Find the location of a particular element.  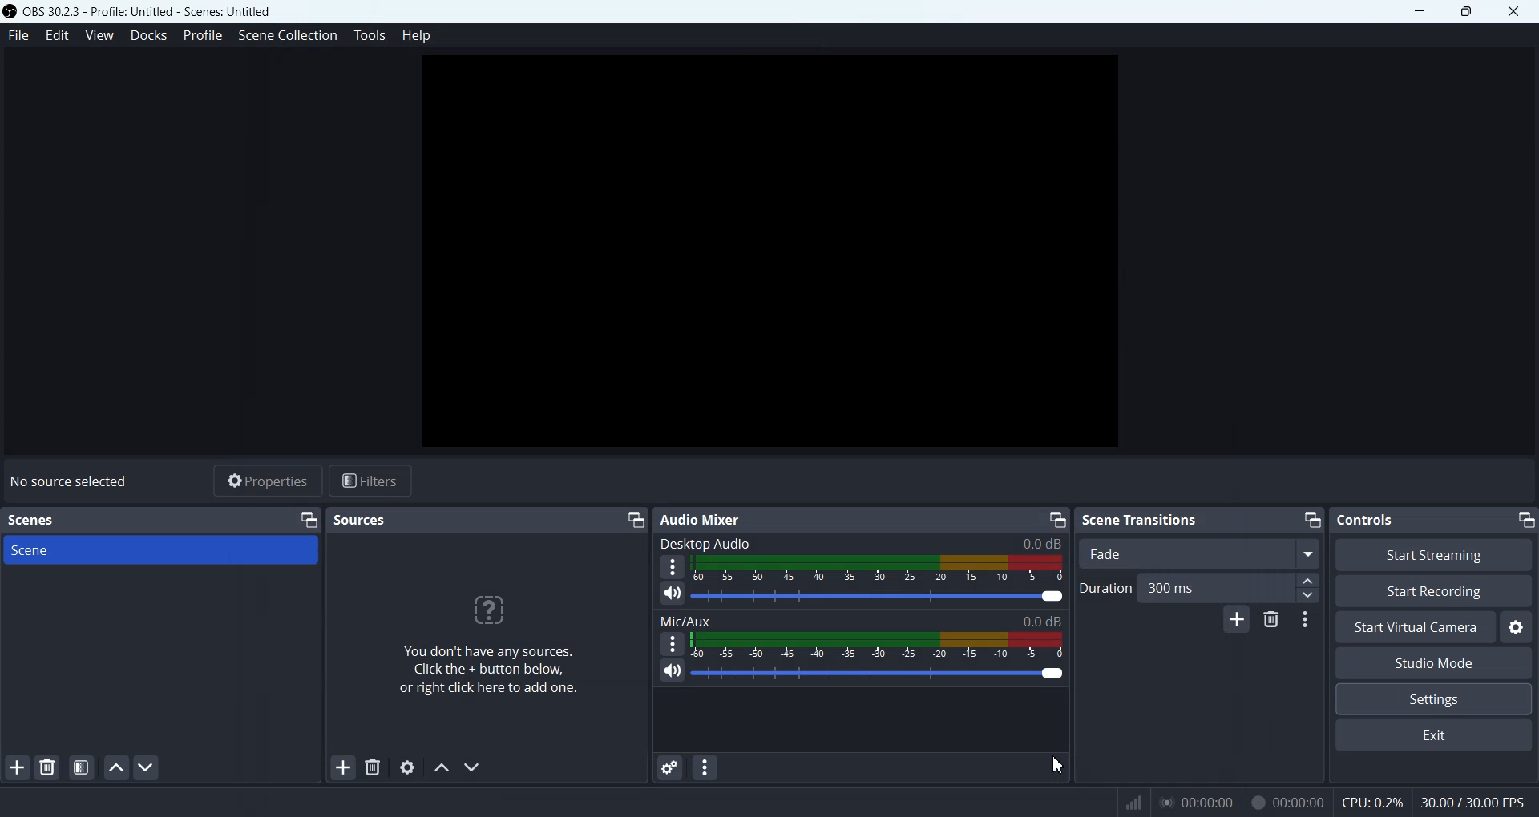

Open source Properties is located at coordinates (407, 768).